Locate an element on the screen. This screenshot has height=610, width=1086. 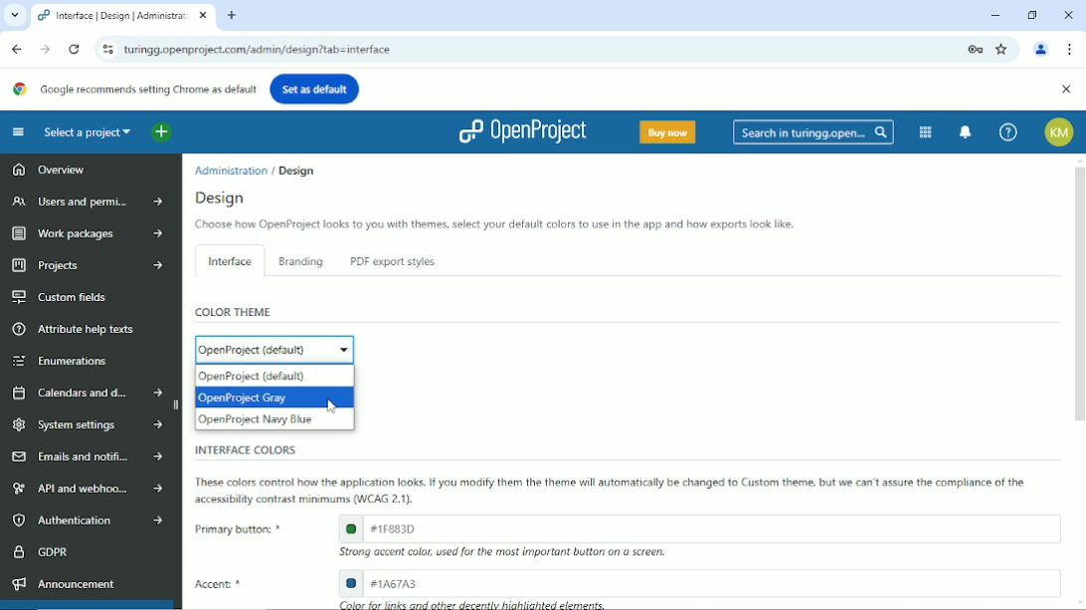
Design is located at coordinates (295, 169).